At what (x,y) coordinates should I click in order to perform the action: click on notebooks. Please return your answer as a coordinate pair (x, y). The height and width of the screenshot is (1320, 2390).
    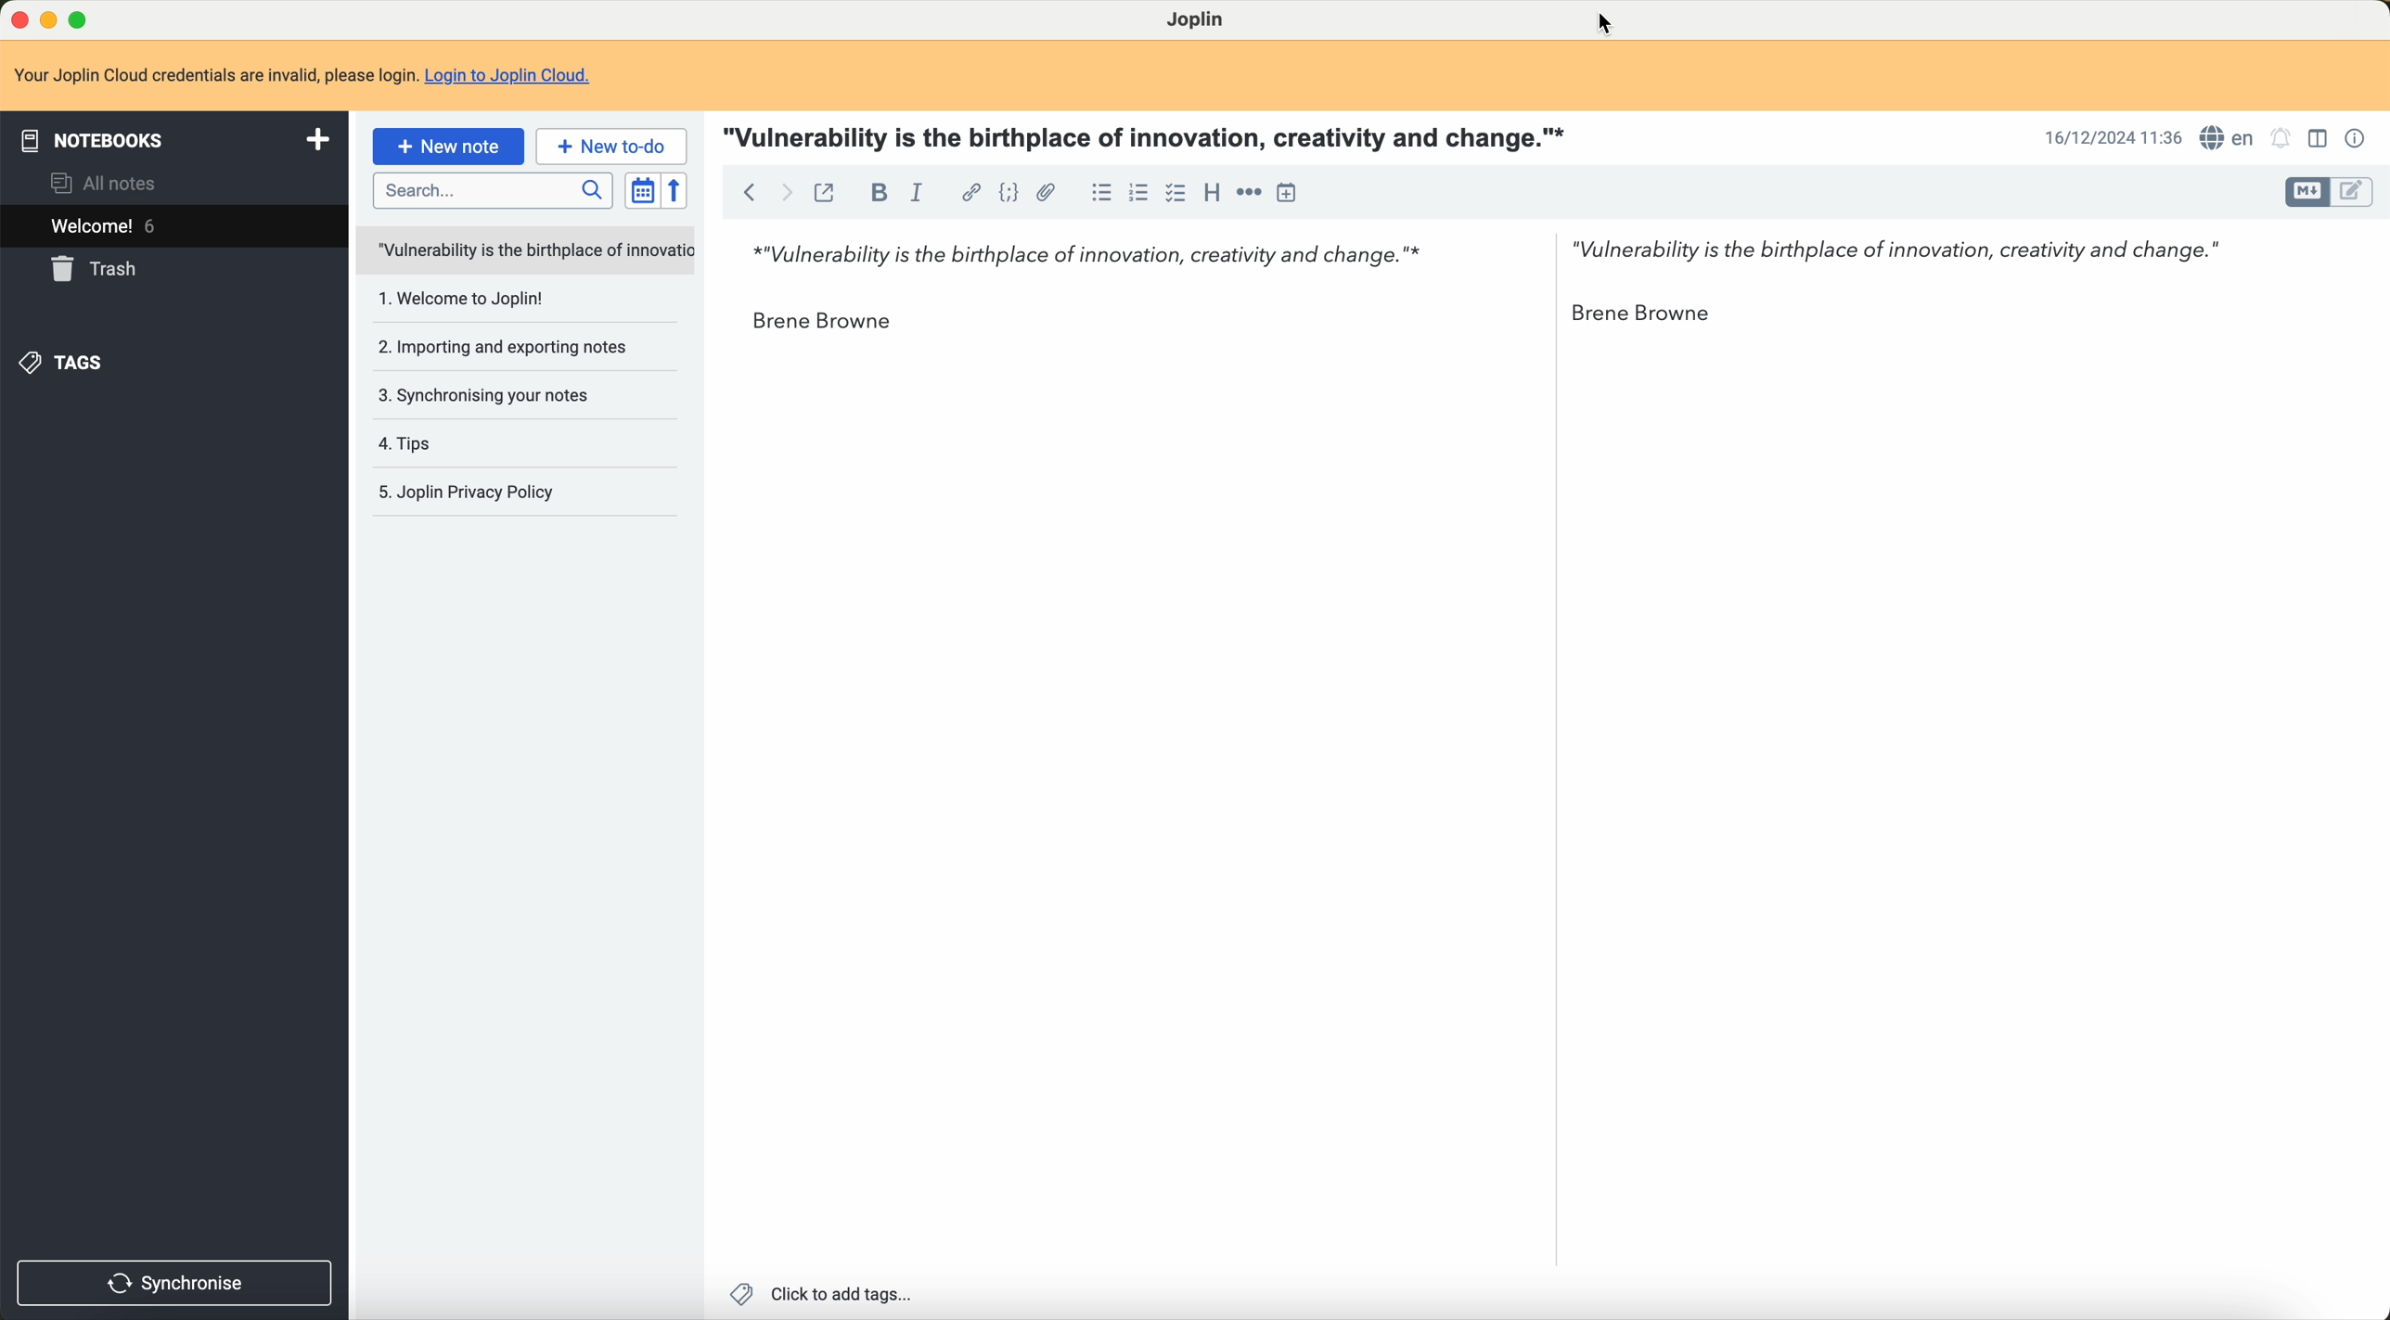
    Looking at the image, I should click on (172, 142).